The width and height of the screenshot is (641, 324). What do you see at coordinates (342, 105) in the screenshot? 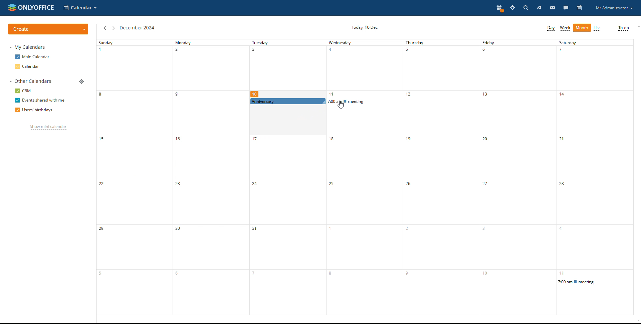
I see `cursor` at bounding box center [342, 105].